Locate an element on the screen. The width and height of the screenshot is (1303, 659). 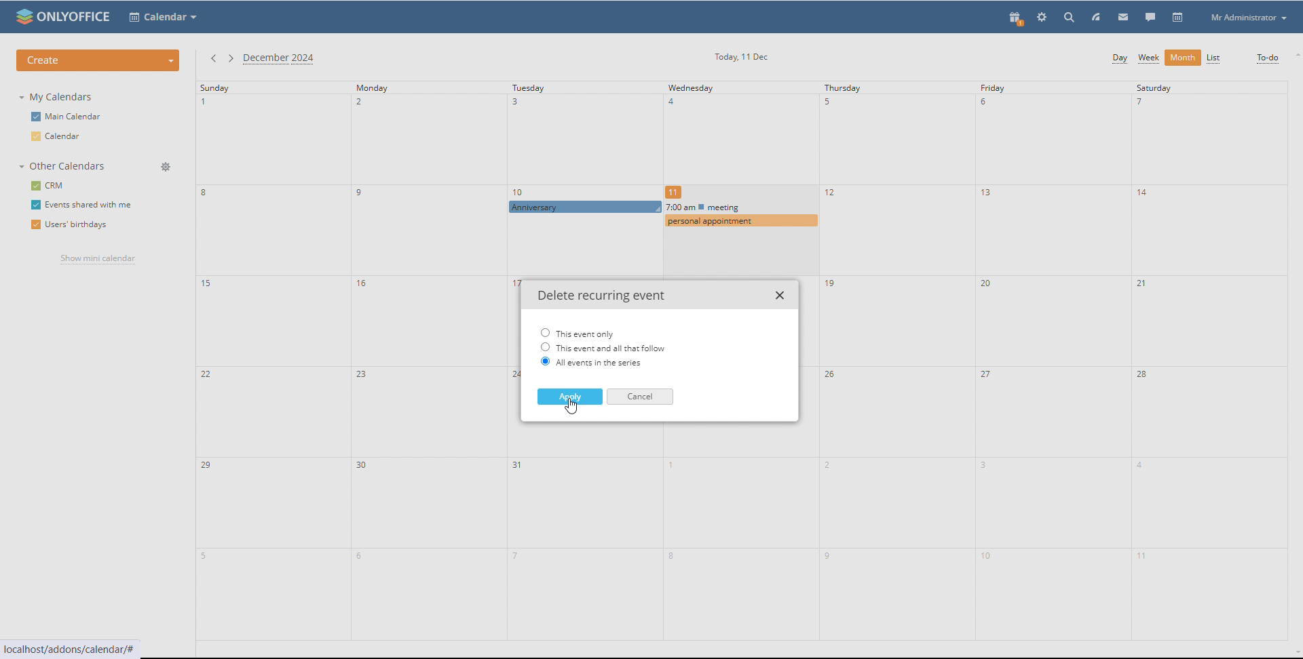
my calendars is located at coordinates (58, 97).